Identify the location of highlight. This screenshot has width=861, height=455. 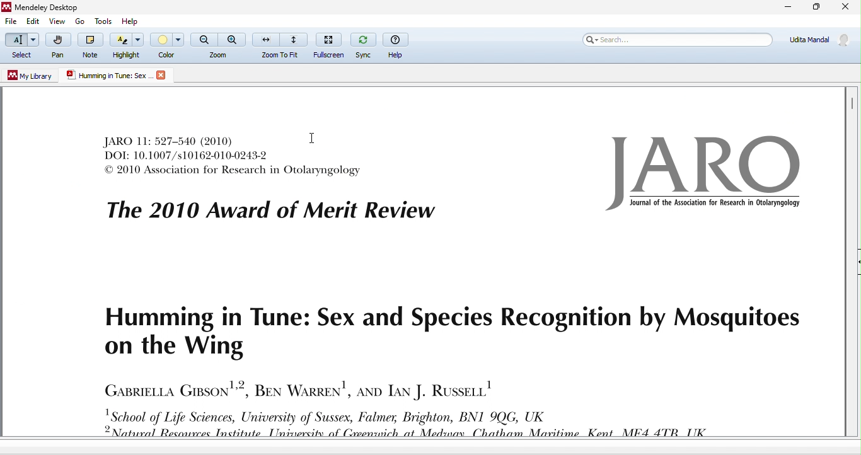
(127, 46).